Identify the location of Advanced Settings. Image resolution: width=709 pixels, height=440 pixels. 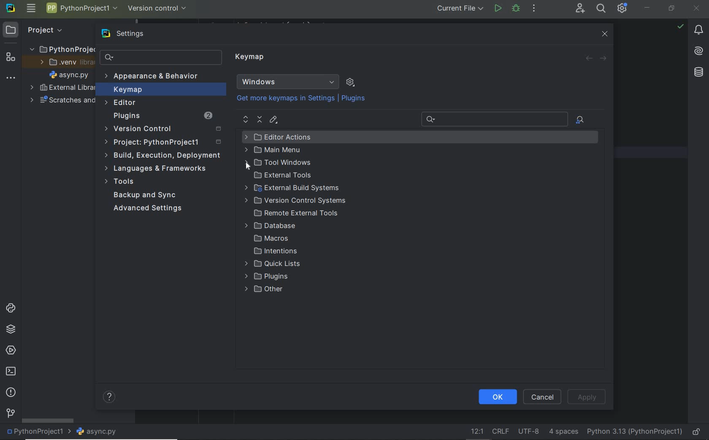
(149, 209).